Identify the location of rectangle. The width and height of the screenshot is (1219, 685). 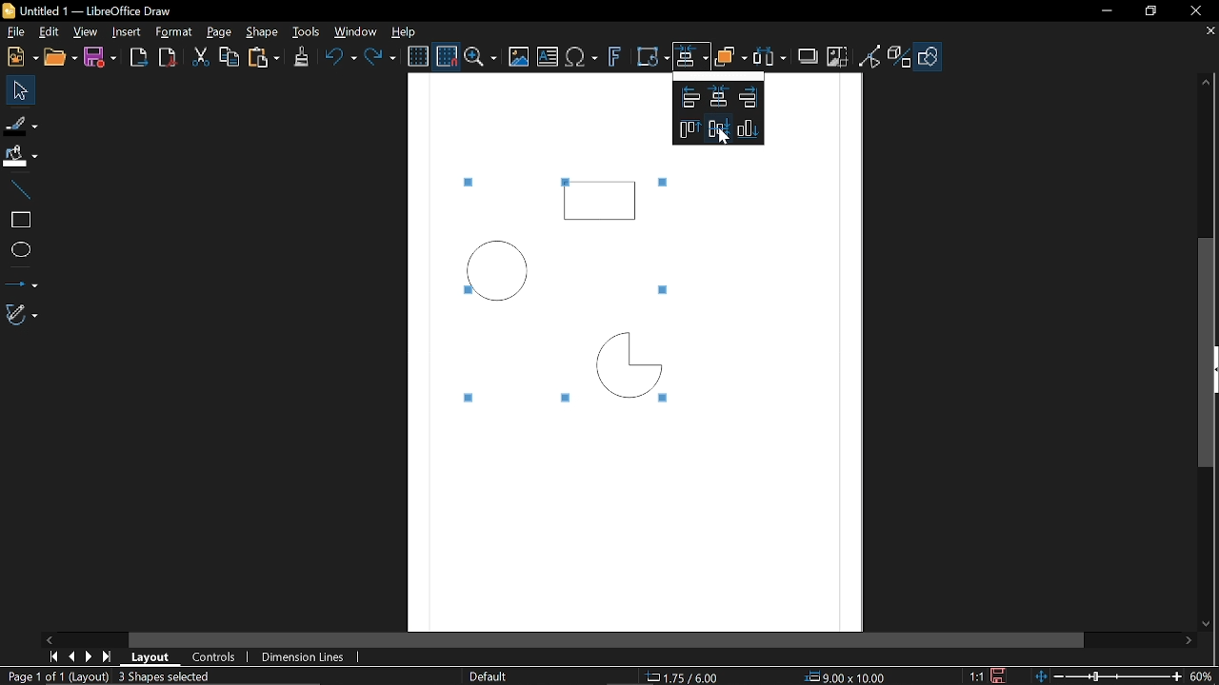
(17, 217).